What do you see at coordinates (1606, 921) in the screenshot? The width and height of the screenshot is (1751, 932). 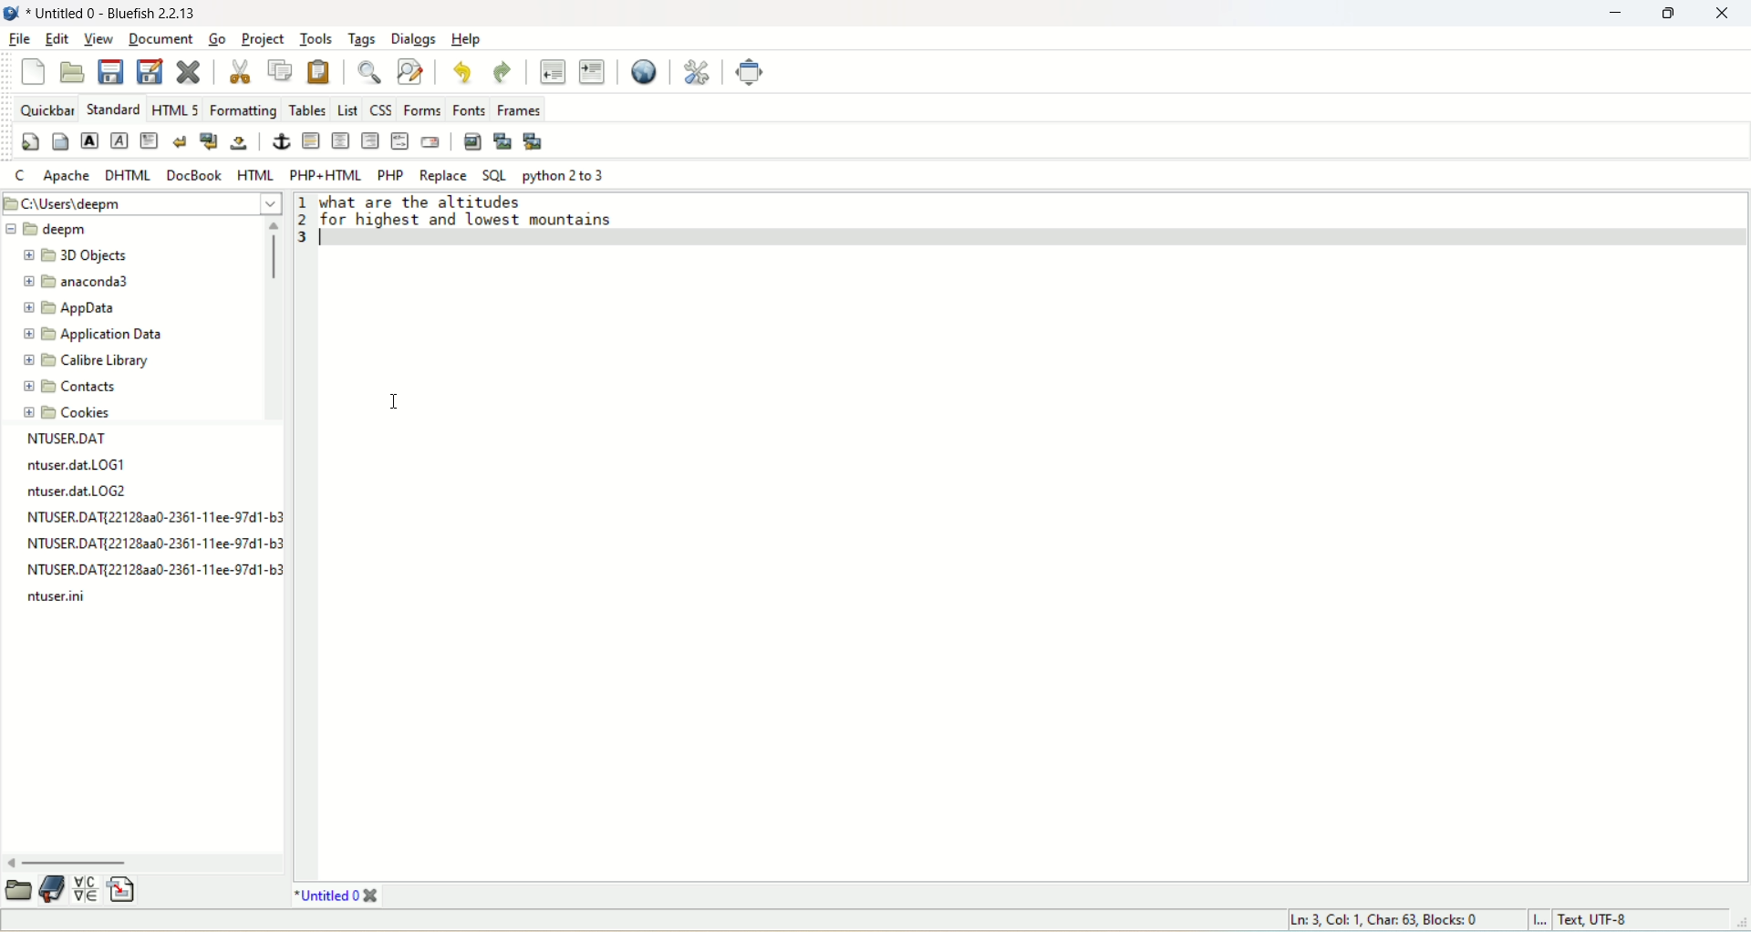 I see `text, UTF-8` at bounding box center [1606, 921].